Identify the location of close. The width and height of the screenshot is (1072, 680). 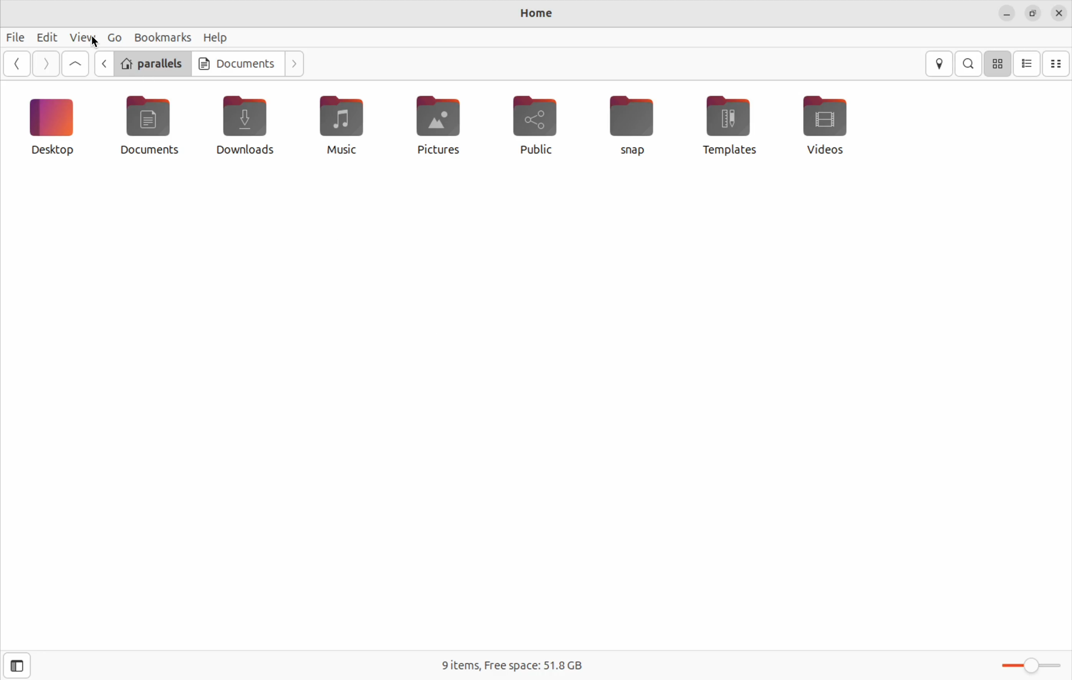
(1059, 13).